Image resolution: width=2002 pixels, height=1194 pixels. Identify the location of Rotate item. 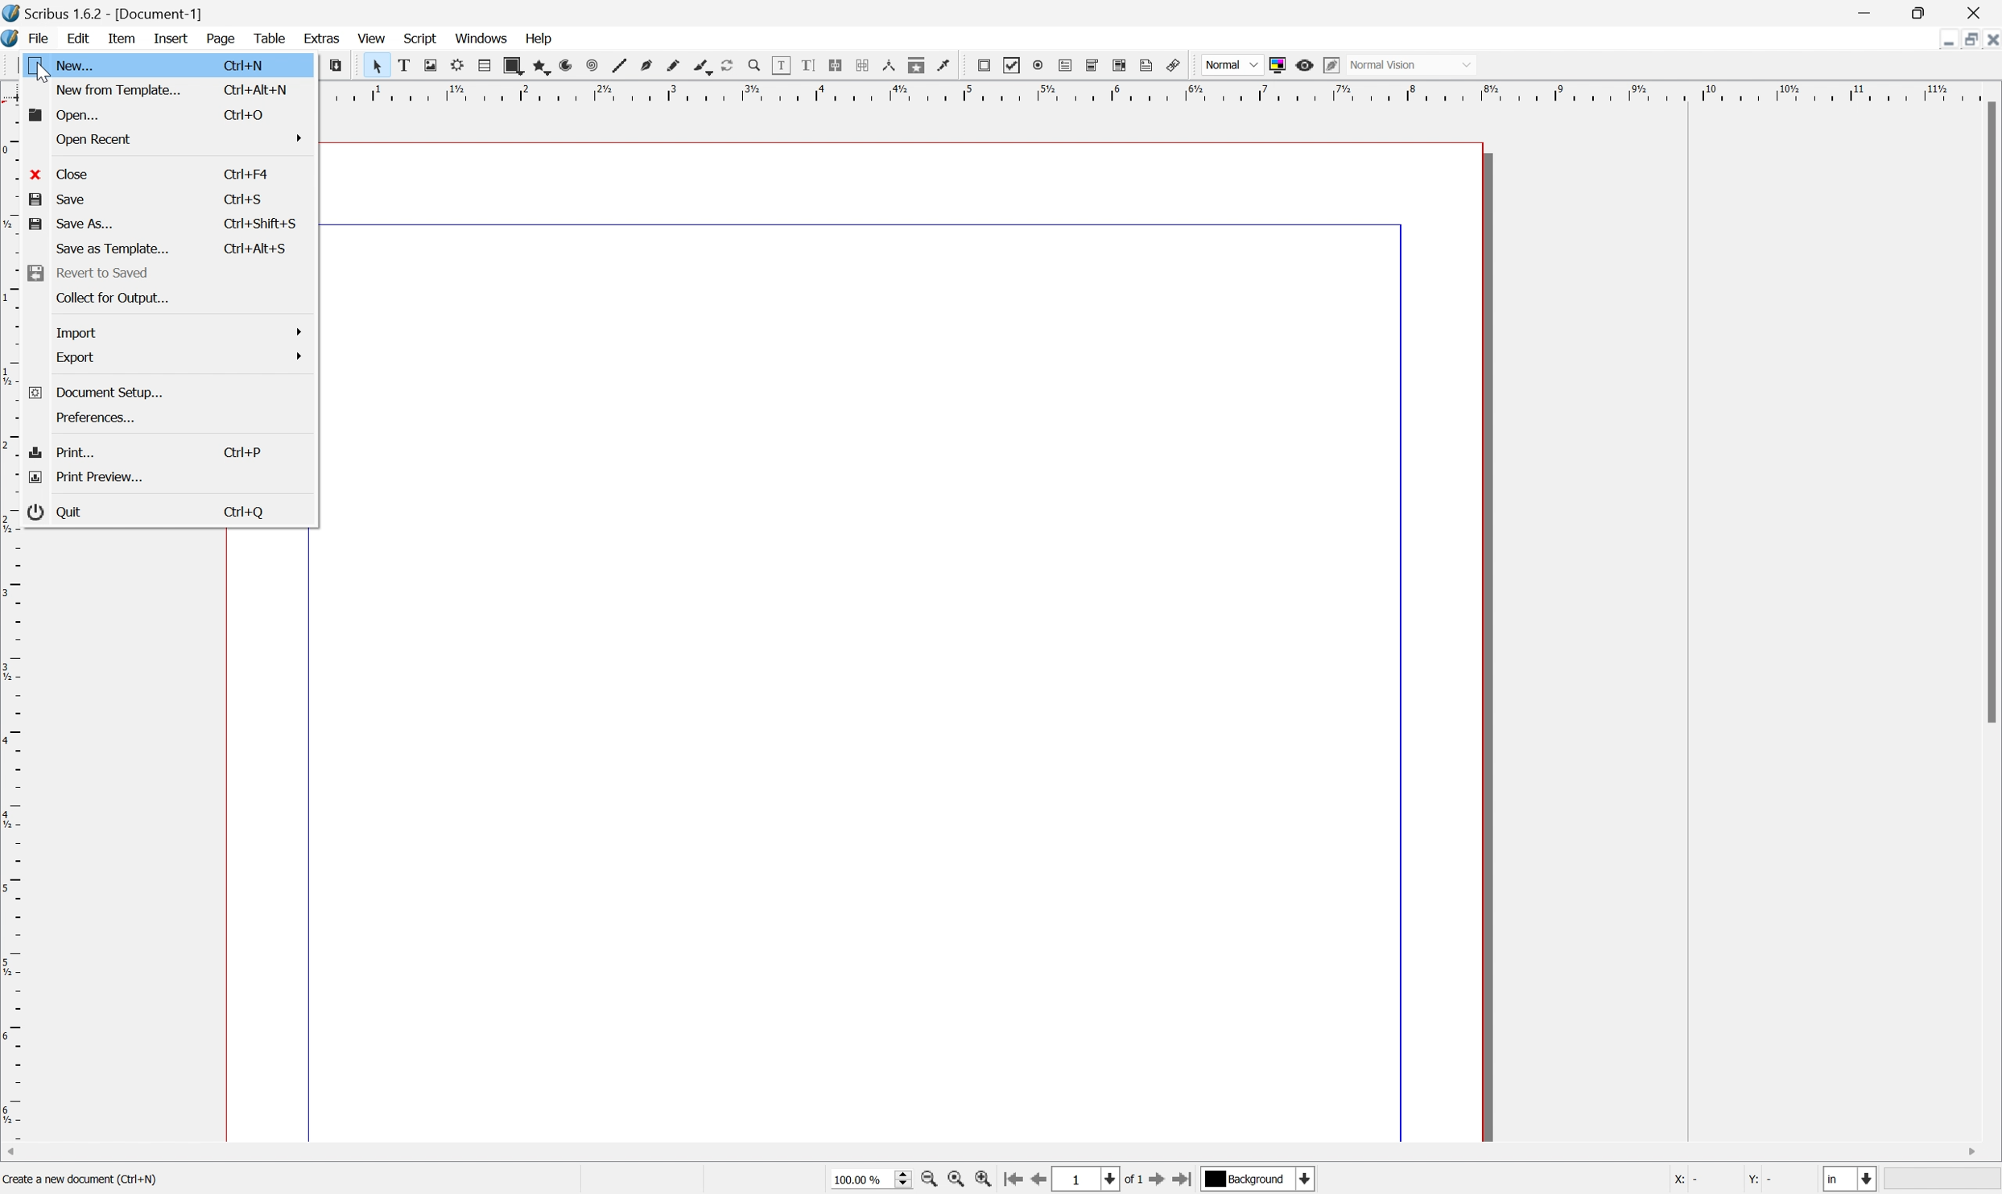
(726, 65).